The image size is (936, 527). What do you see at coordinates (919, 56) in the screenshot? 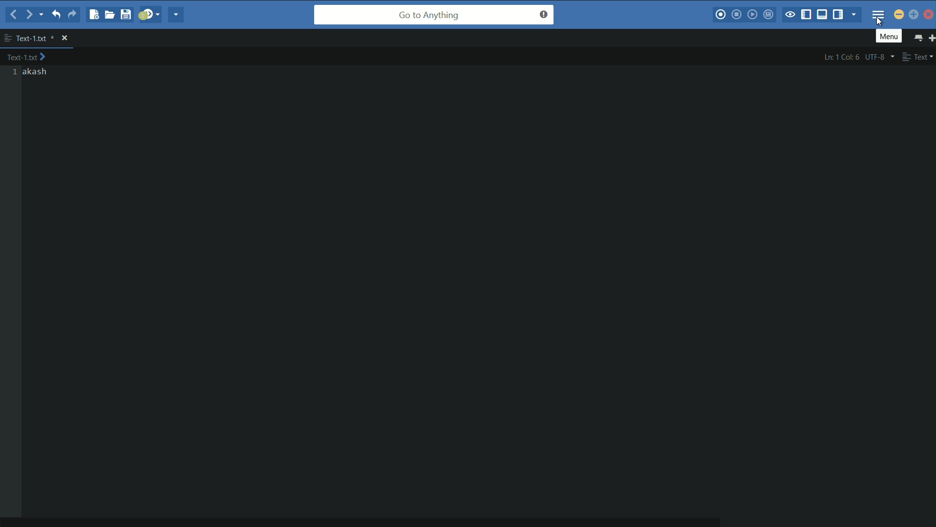
I see `file type` at bounding box center [919, 56].